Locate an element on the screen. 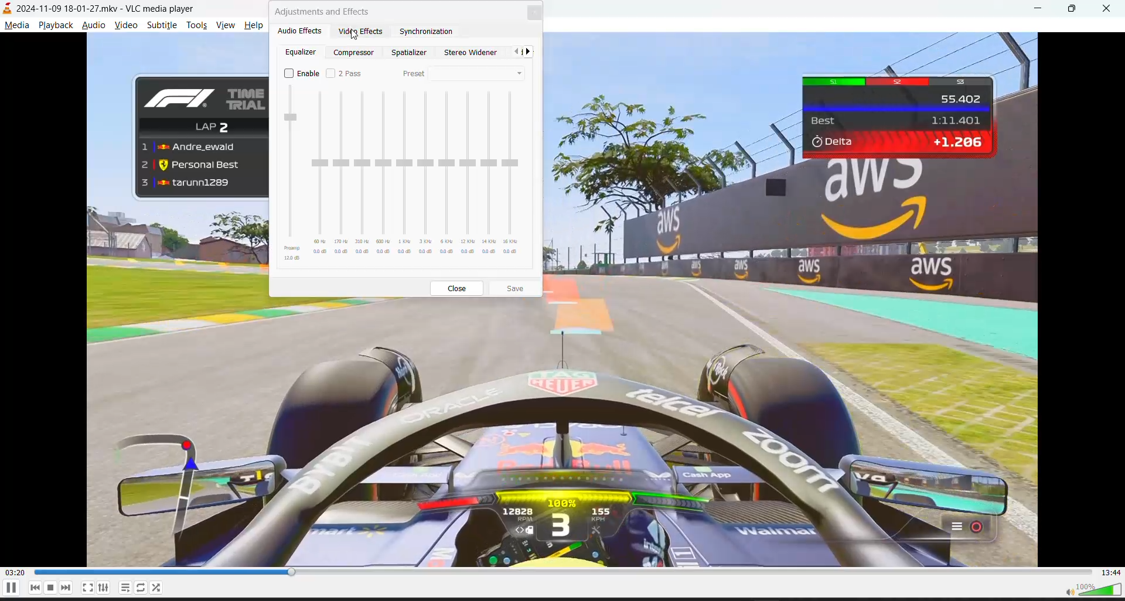 The image size is (1125, 601). stop is located at coordinates (52, 588).